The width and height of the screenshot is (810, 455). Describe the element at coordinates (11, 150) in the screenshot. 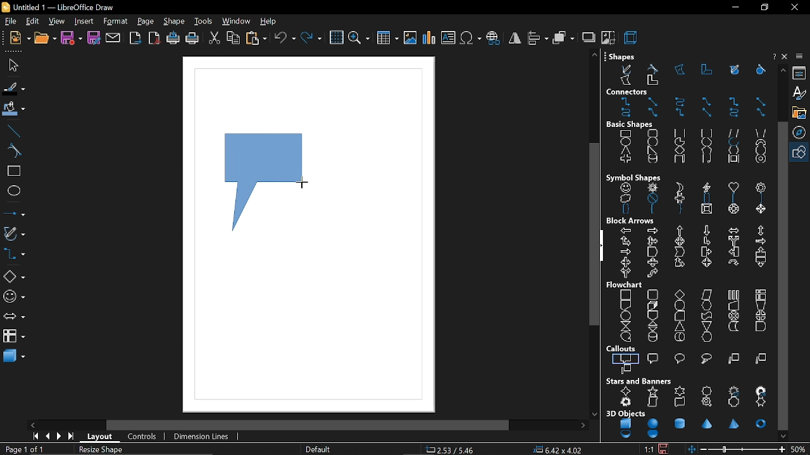

I see `curve` at that location.